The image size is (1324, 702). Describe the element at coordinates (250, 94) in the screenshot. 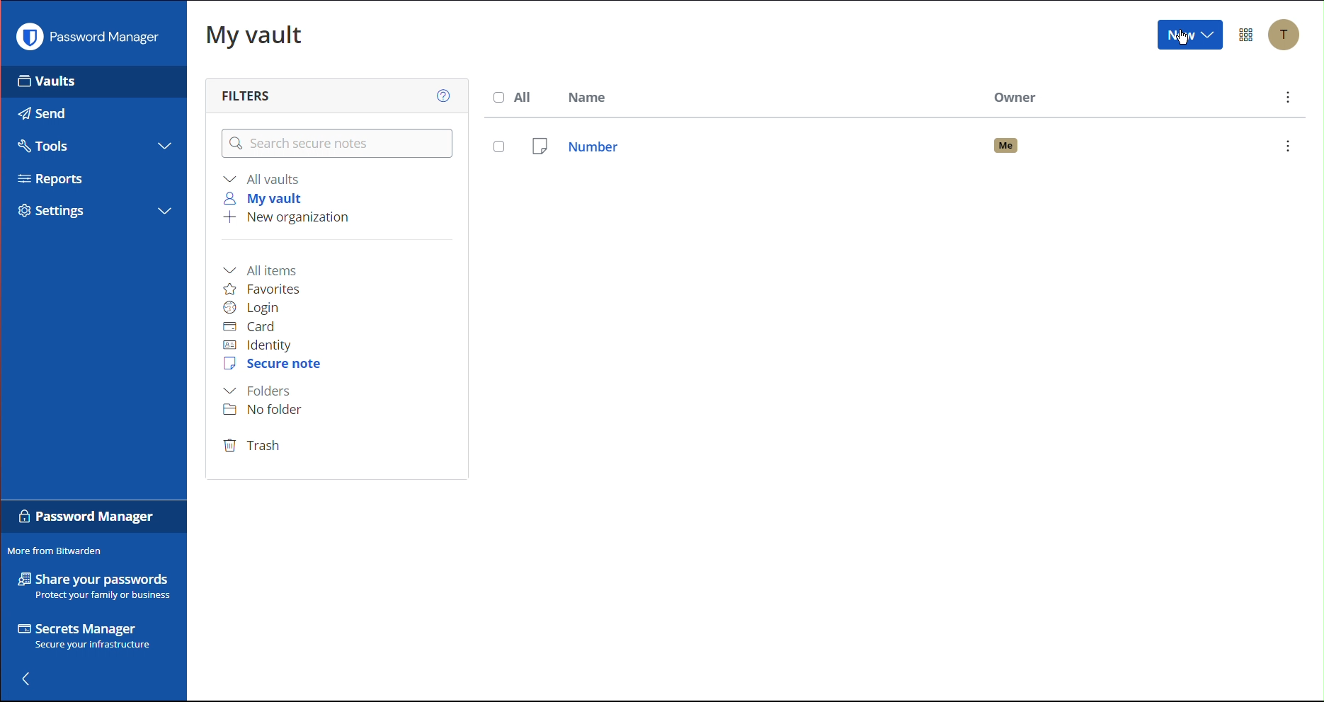

I see `Filters` at that location.